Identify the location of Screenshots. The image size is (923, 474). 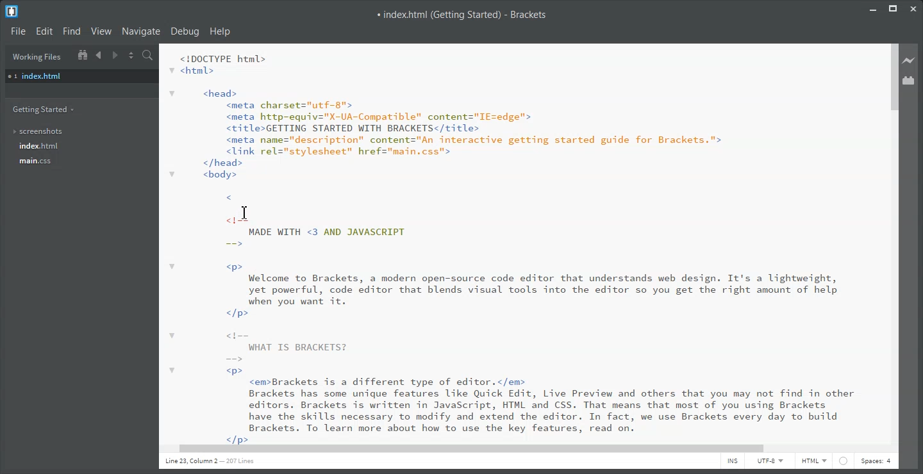
(38, 132).